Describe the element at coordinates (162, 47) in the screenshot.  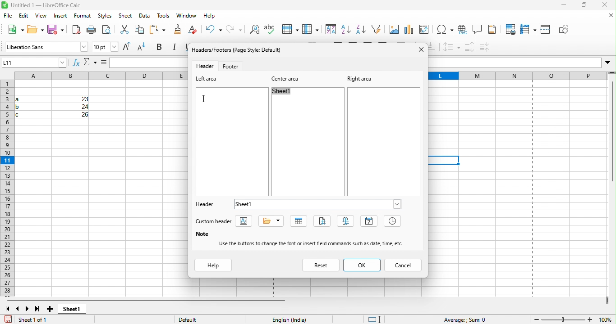
I see `bold` at that location.